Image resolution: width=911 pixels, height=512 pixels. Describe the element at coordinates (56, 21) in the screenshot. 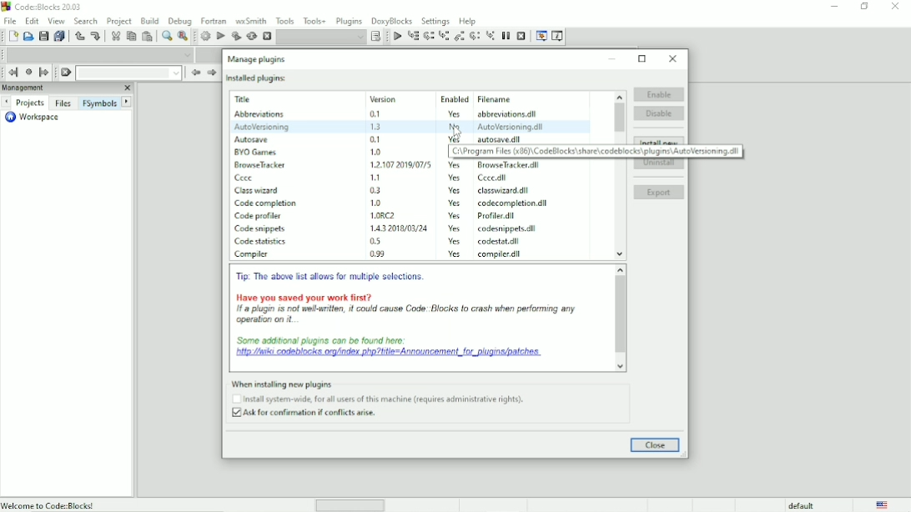

I see `View` at that location.